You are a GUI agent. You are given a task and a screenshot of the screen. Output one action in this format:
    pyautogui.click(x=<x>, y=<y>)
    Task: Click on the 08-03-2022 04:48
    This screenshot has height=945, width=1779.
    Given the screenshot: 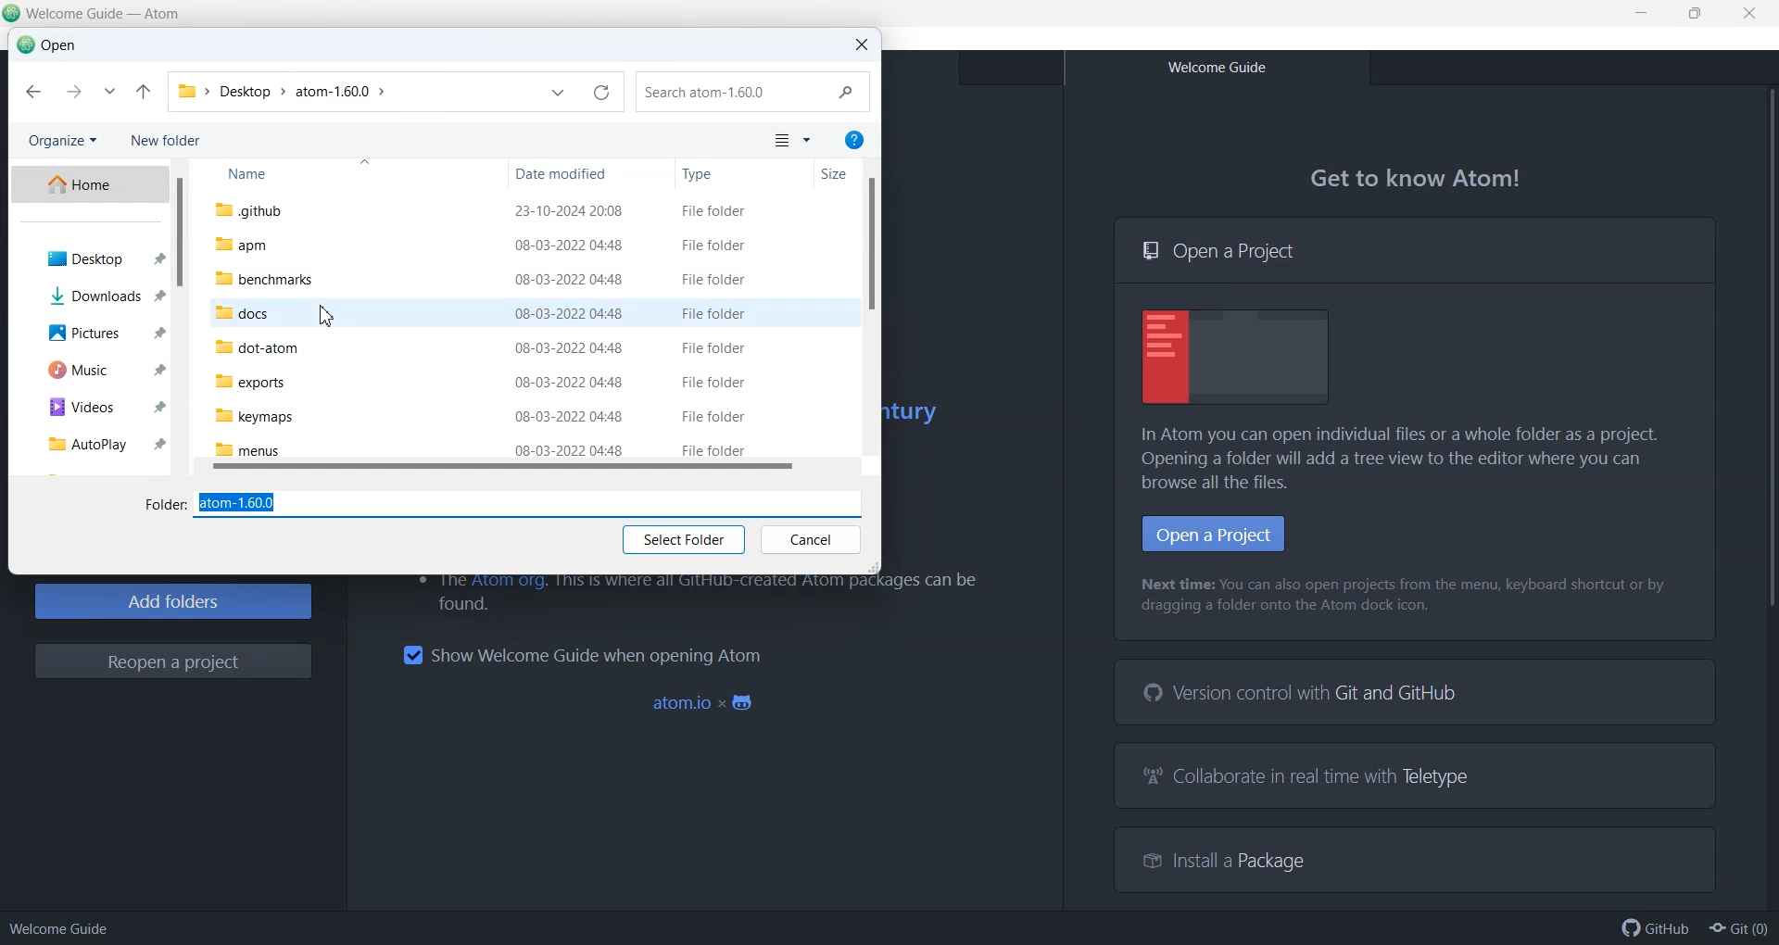 What is the action you would take?
    pyautogui.click(x=571, y=280)
    